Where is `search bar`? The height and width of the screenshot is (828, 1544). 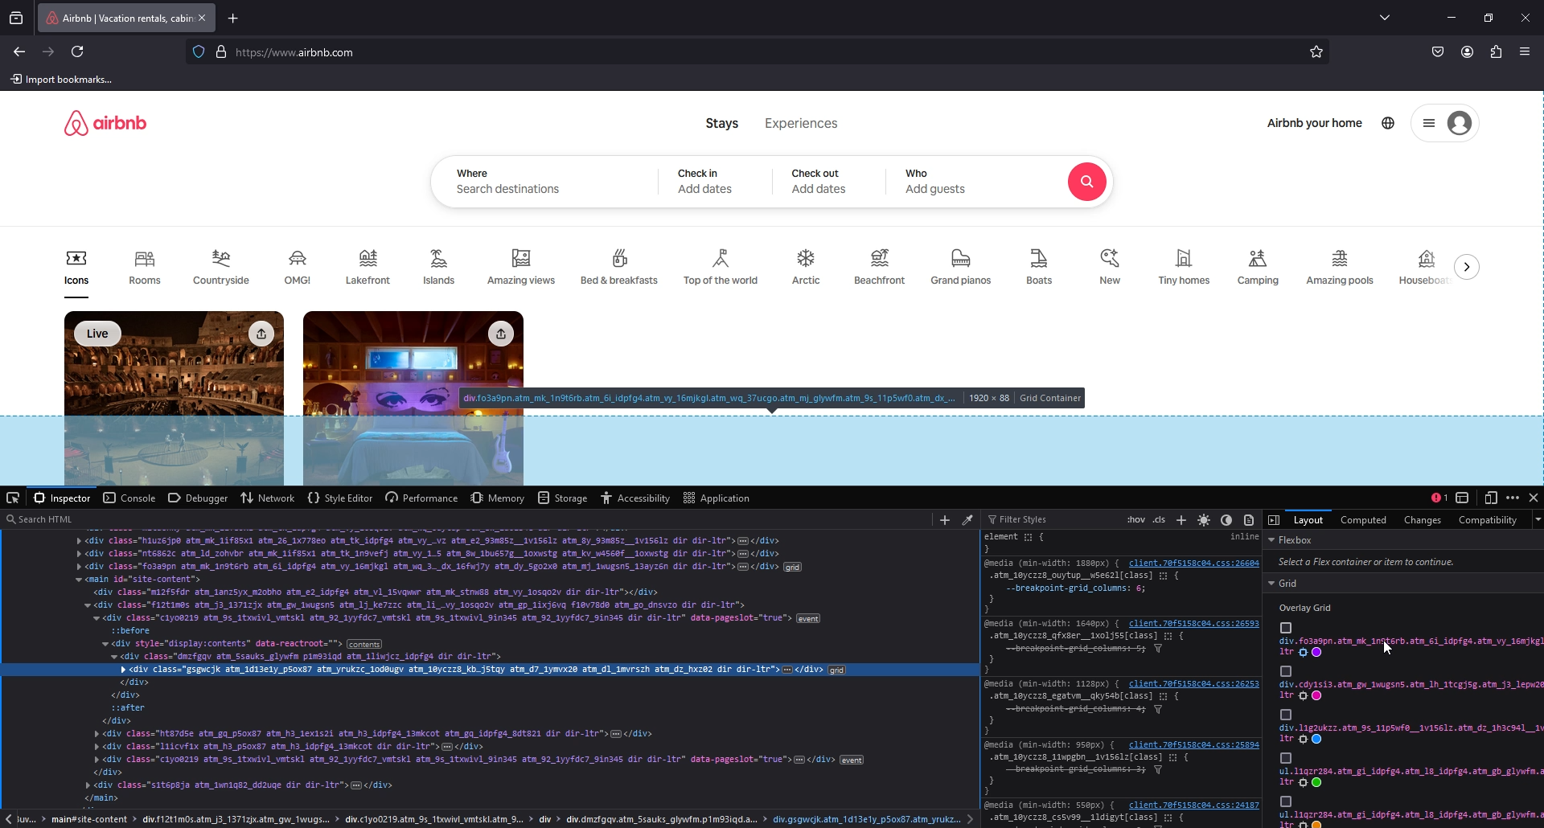
search bar is located at coordinates (753, 53).